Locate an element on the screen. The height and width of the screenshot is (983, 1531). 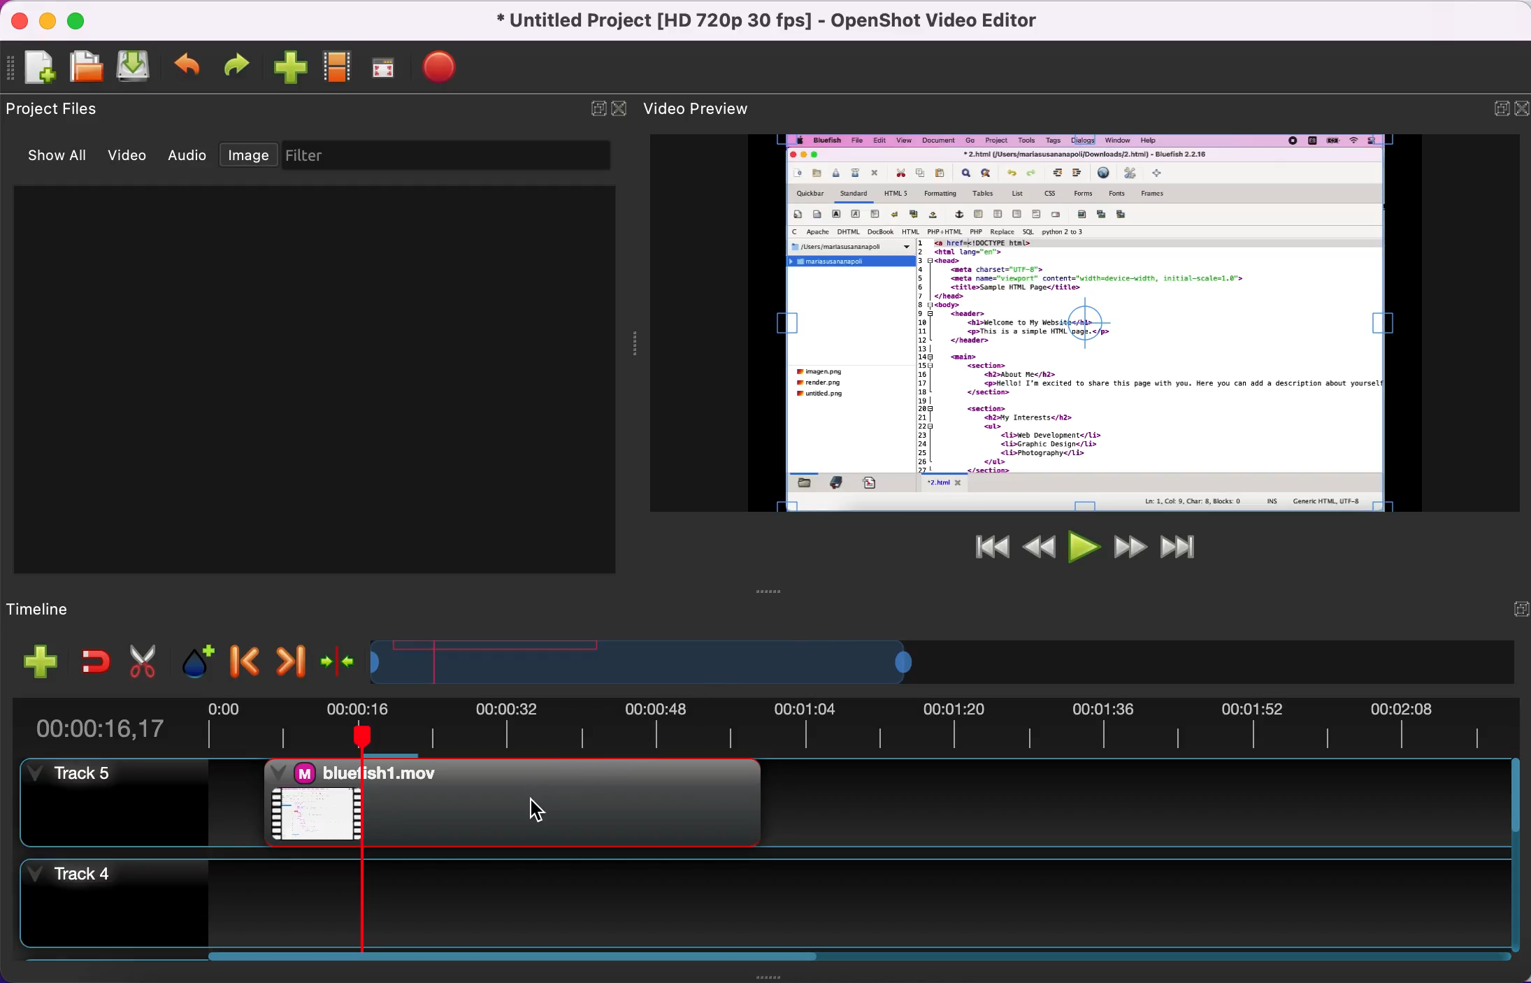
time duration is located at coordinates (778, 722).